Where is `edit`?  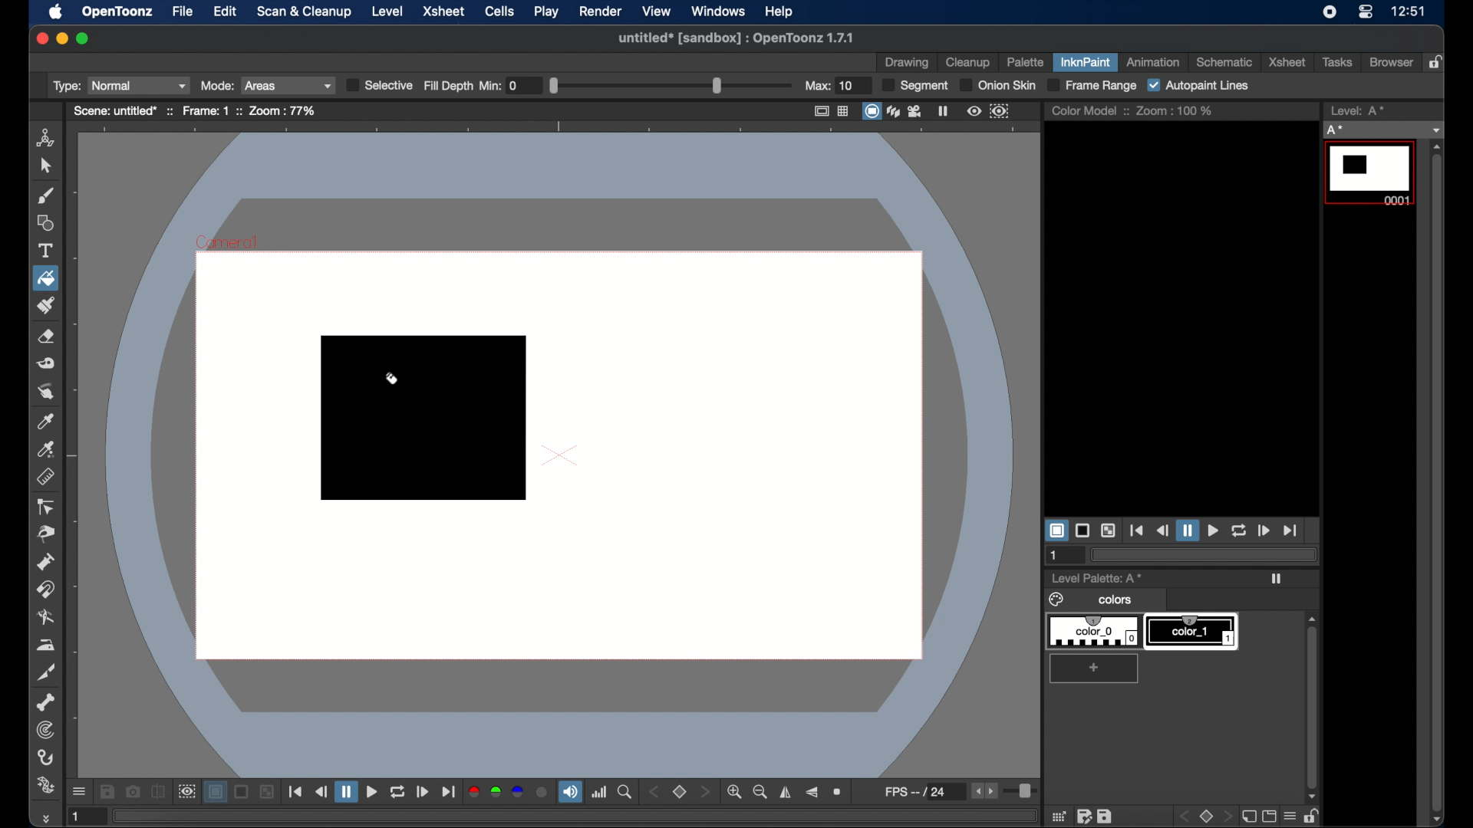 edit is located at coordinates (226, 11).